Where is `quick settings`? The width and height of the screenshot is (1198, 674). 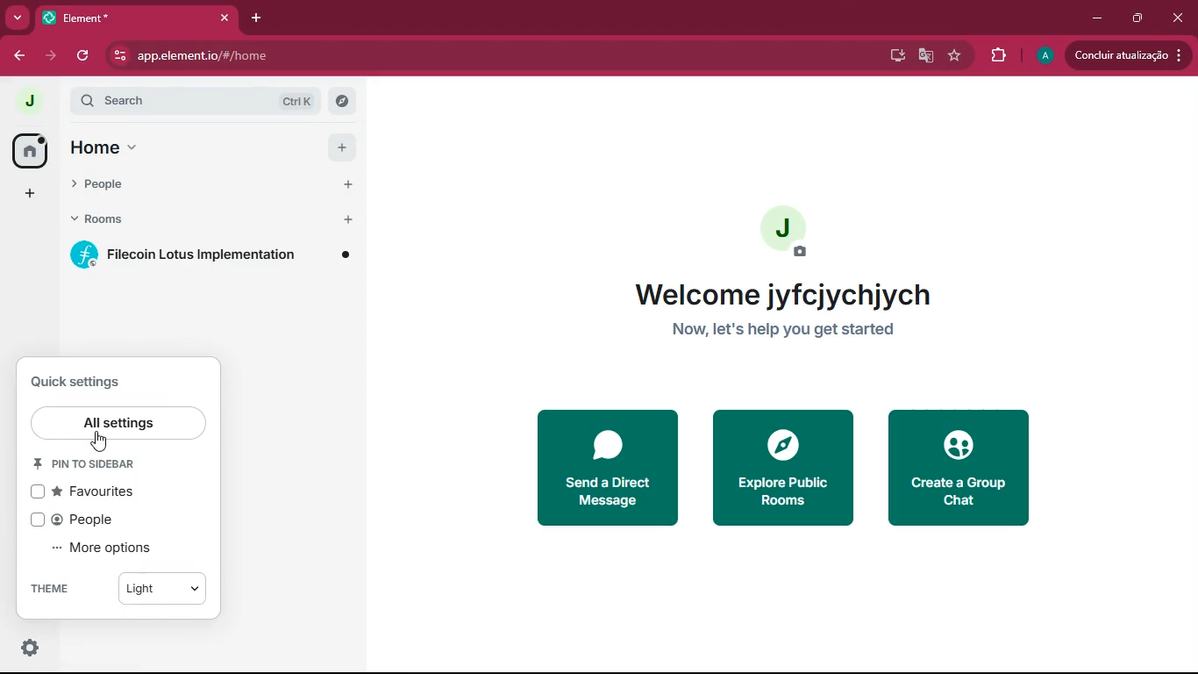
quick settings is located at coordinates (84, 381).